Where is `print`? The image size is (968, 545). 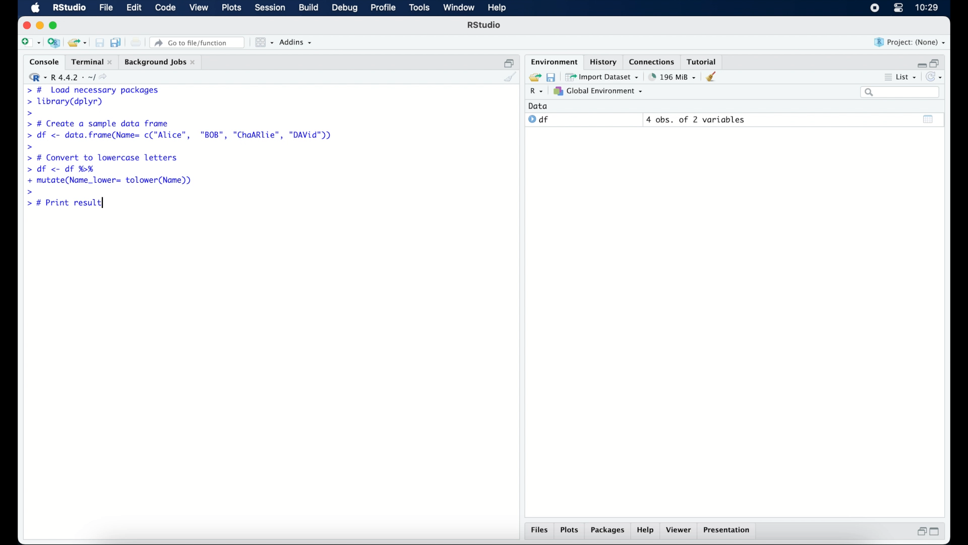
print is located at coordinates (136, 42).